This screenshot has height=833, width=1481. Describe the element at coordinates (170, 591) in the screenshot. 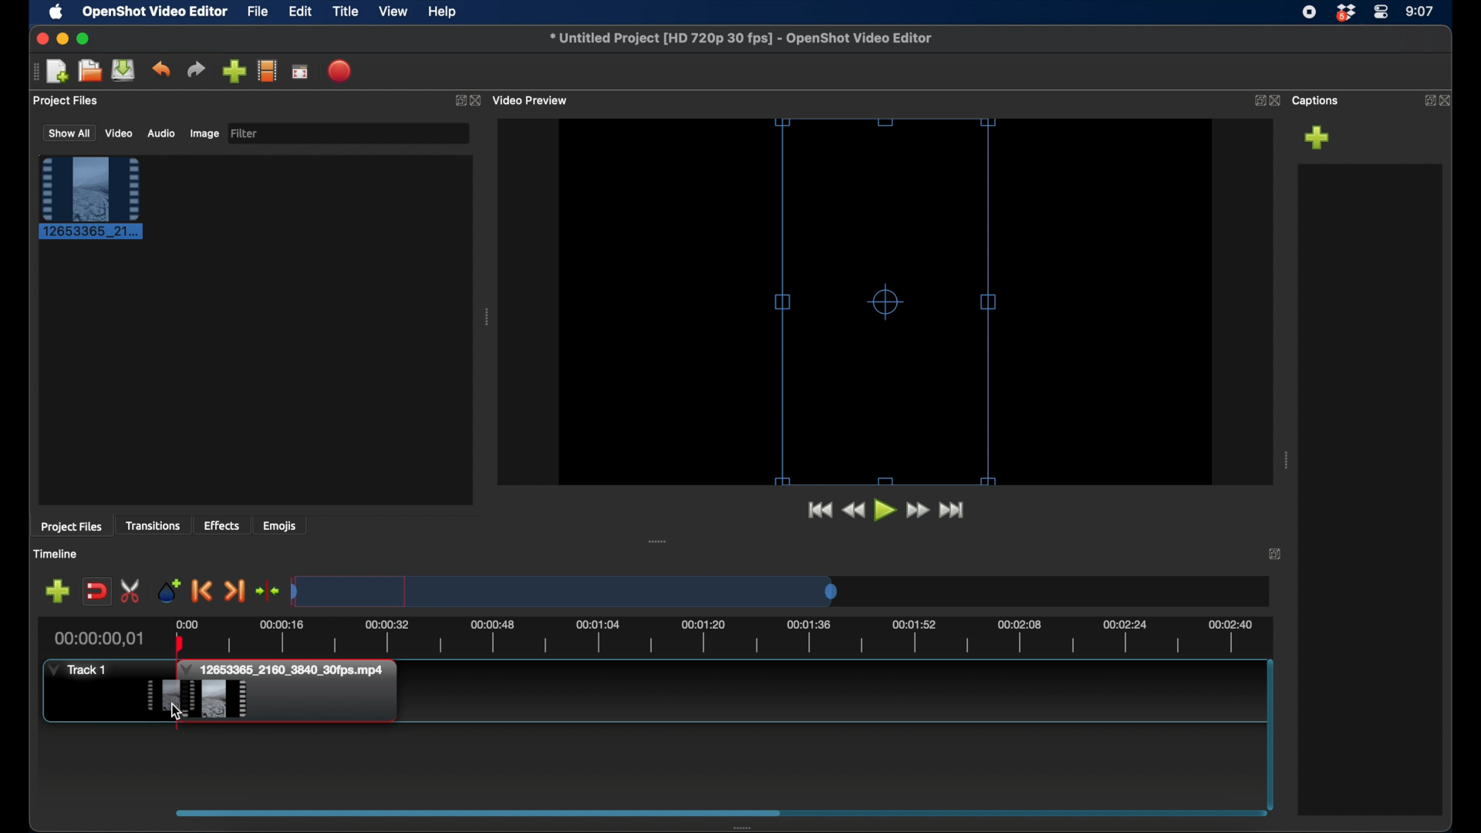

I see `add marker` at that location.